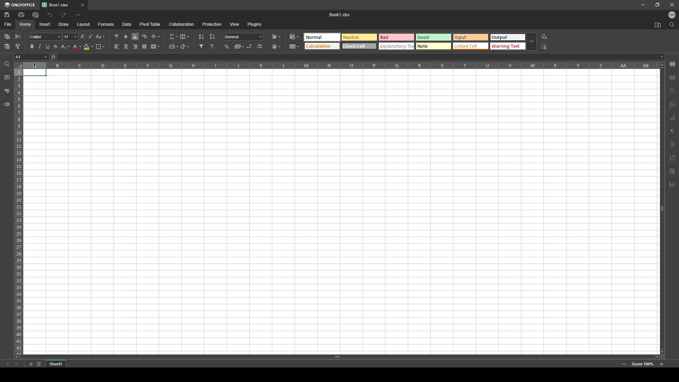  Describe the element at coordinates (7, 105) in the screenshot. I see `support` at that location.